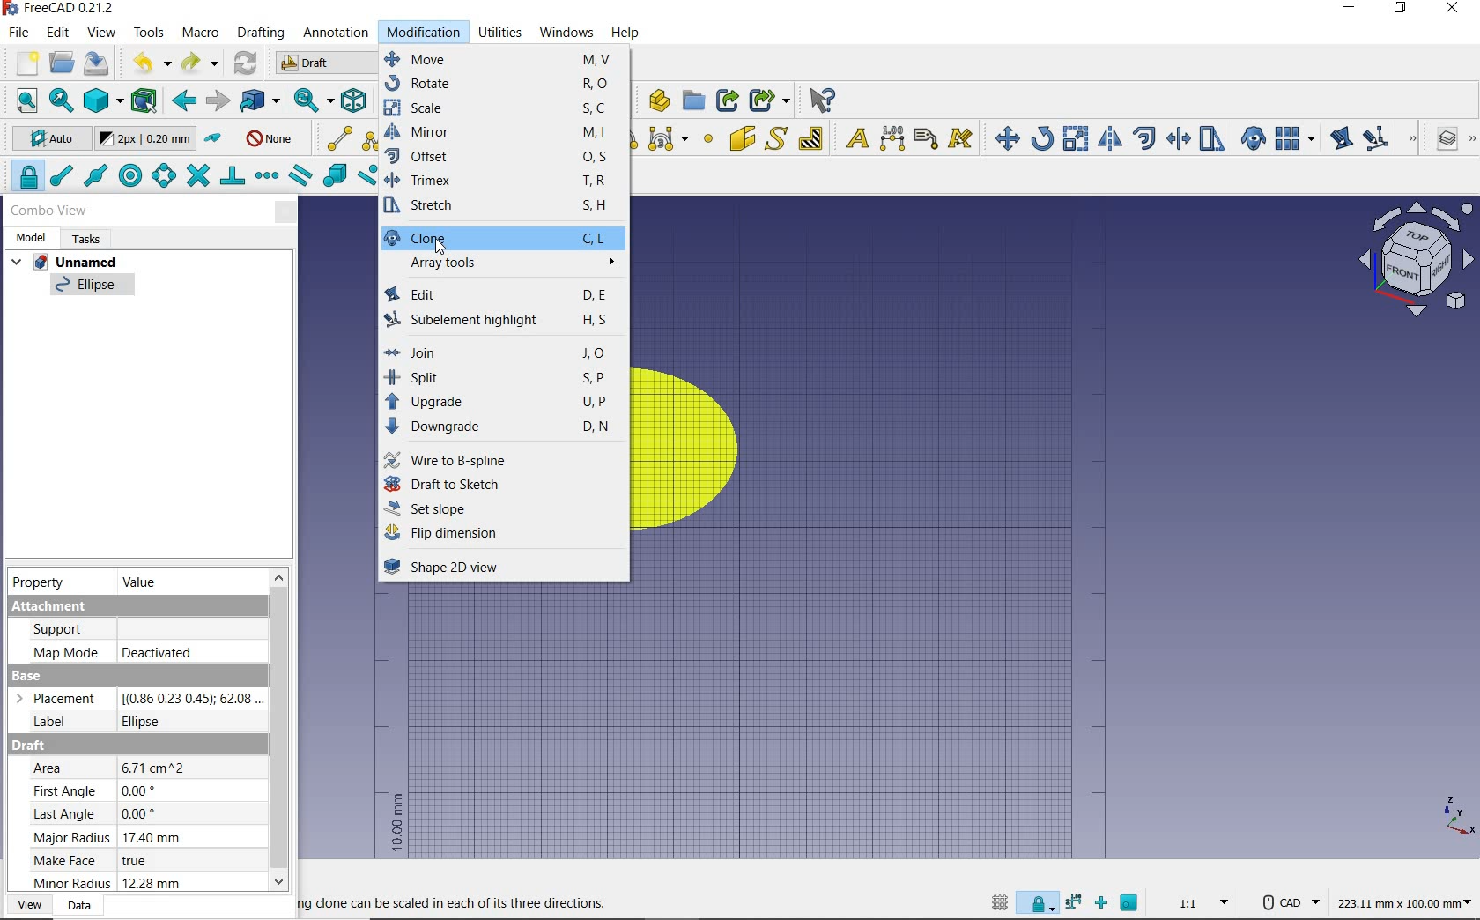 Image resolution: width=1480 pixels, height=920 pixels. Describe the element at coordinates (504, 570) in the screenshot. I see `shape 2D view` at that location.